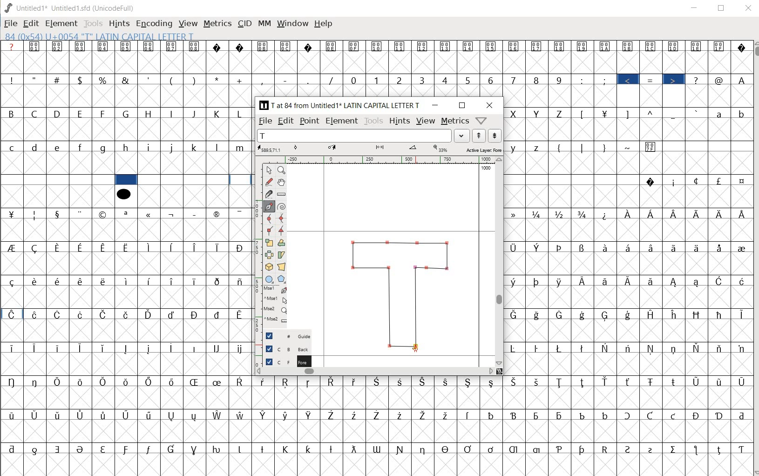 The height and width of the screenshot is (476, 759). Describe the element at coordinates (12, 147) in the screenshot. I see `c` at that location.